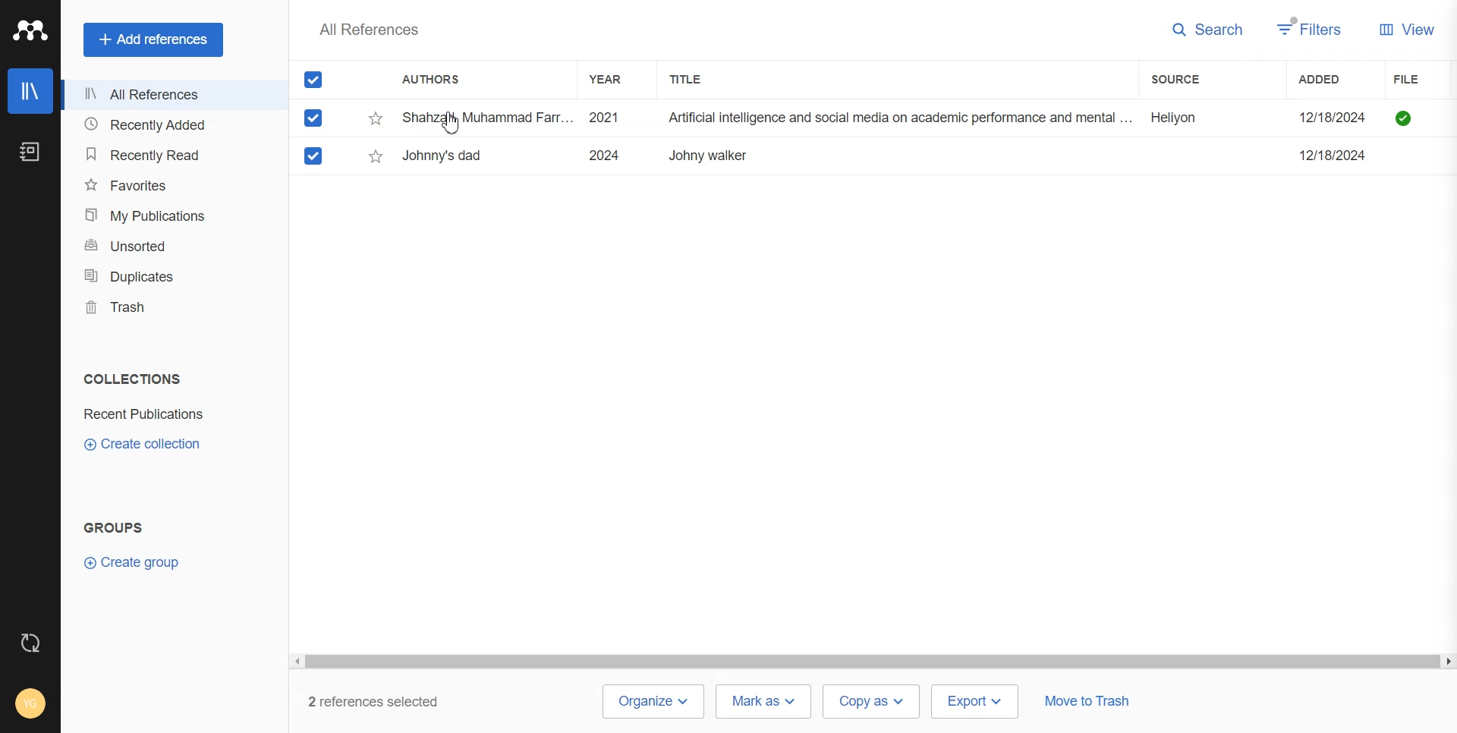 This screenshot has width=1457, height=733. I want to click on File, so click(1424, 80).